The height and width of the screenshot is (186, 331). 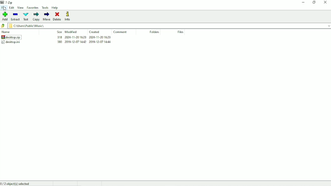 I want to click on Info, so click(x=69, y=16).